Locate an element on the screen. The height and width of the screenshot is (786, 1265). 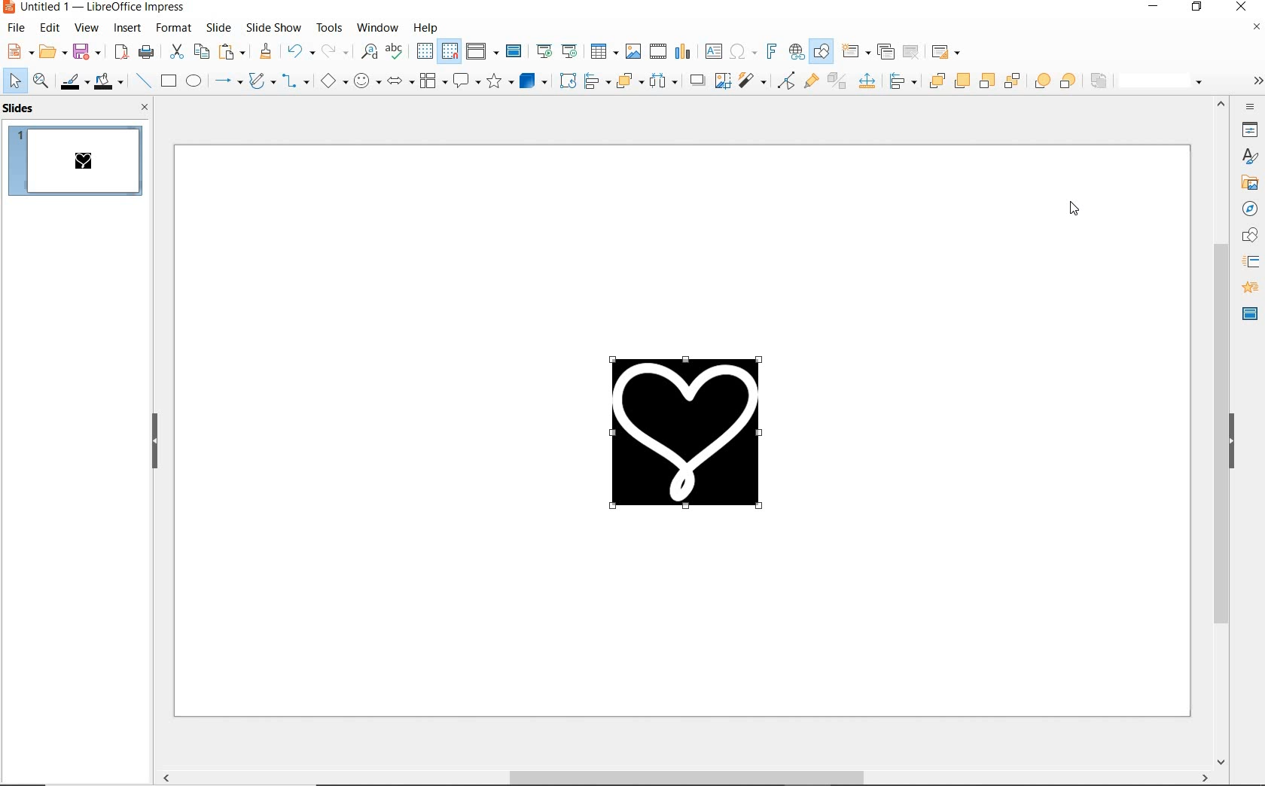
curves & polygons is located at coordinates (261, 81).